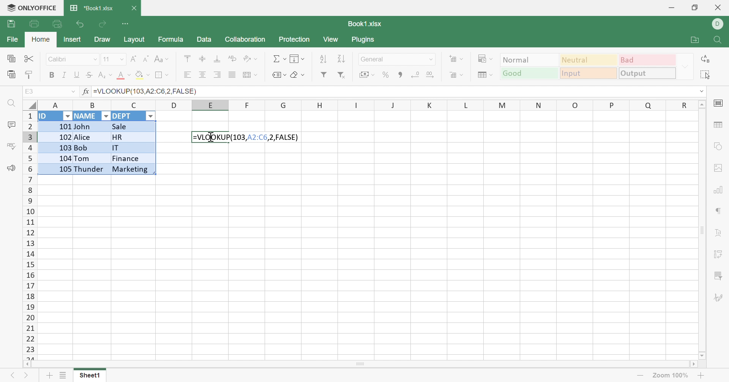 This screenshot has width=729, height=382. What do you see at coordinates (11, 125) in the screenshot?
I see `Comments` at bounding box center [11, 125].